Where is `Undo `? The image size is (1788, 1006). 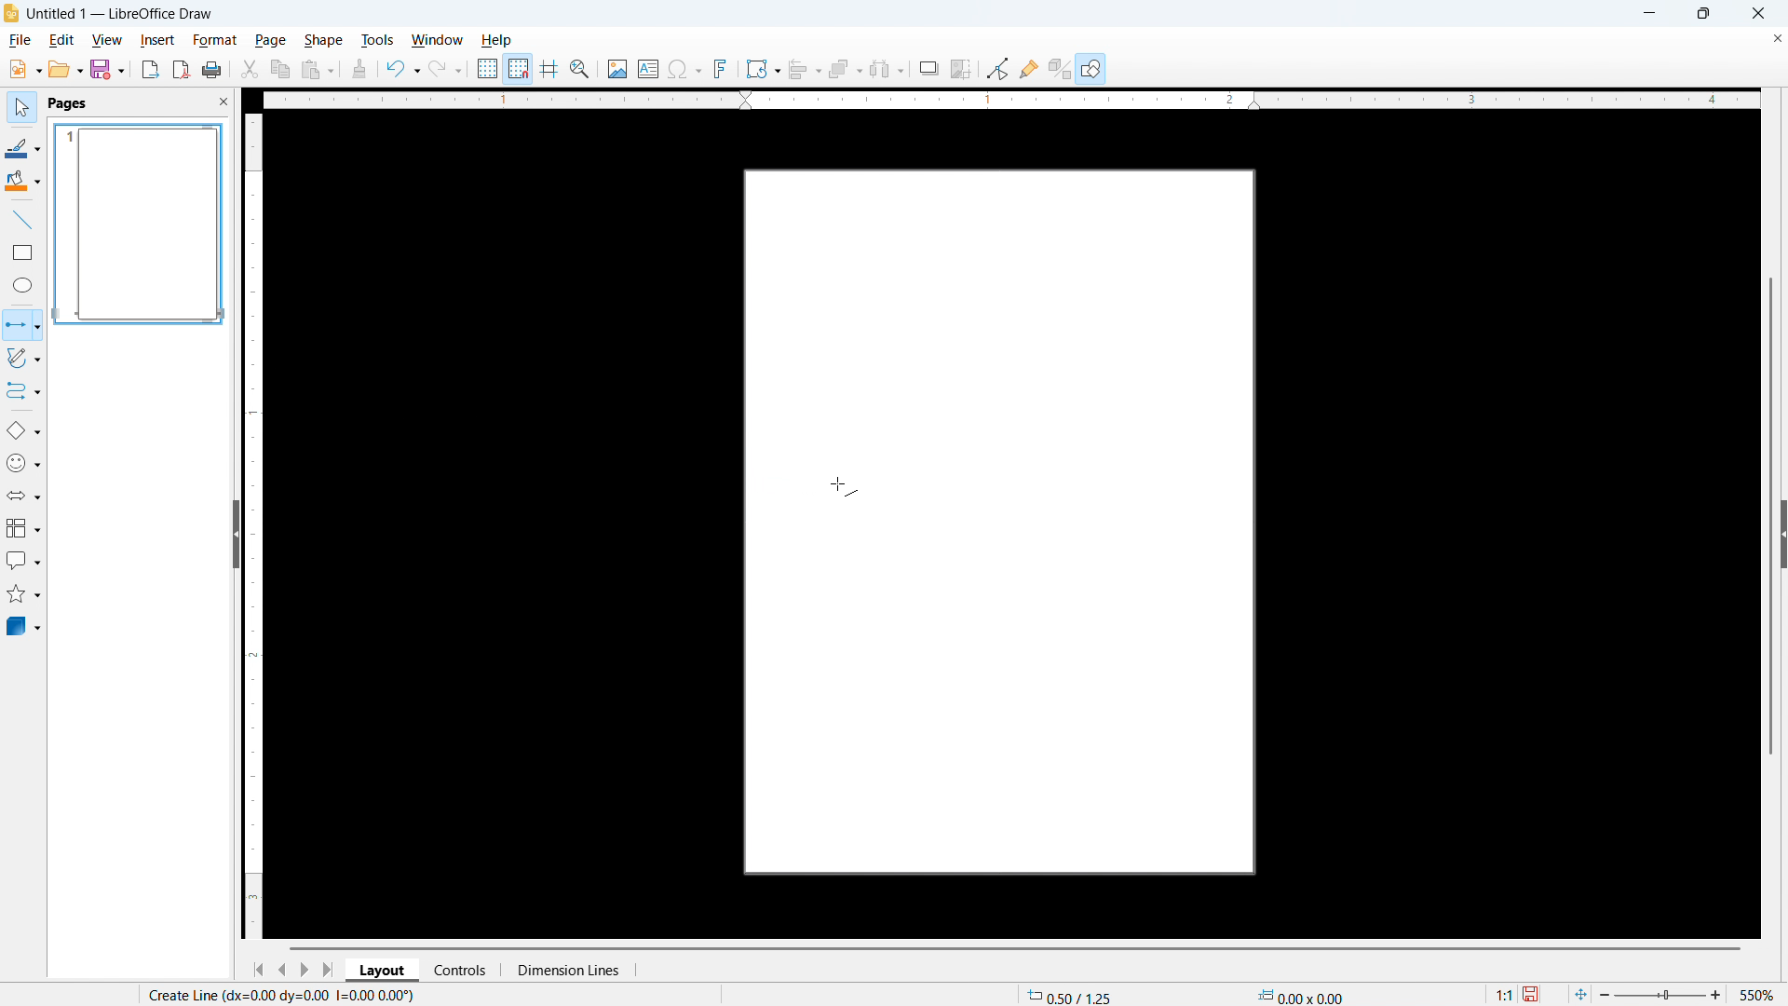
Undo  is located at coordinates (404, 70).